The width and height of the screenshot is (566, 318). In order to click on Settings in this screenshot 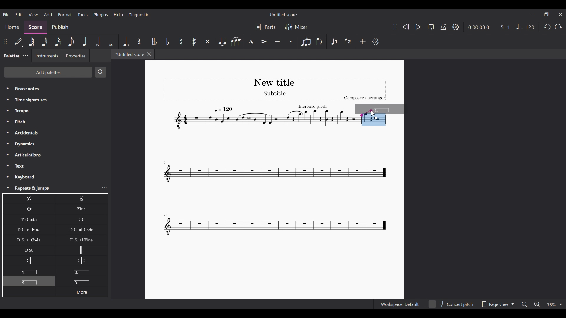, I will do `click(376, 42)`.